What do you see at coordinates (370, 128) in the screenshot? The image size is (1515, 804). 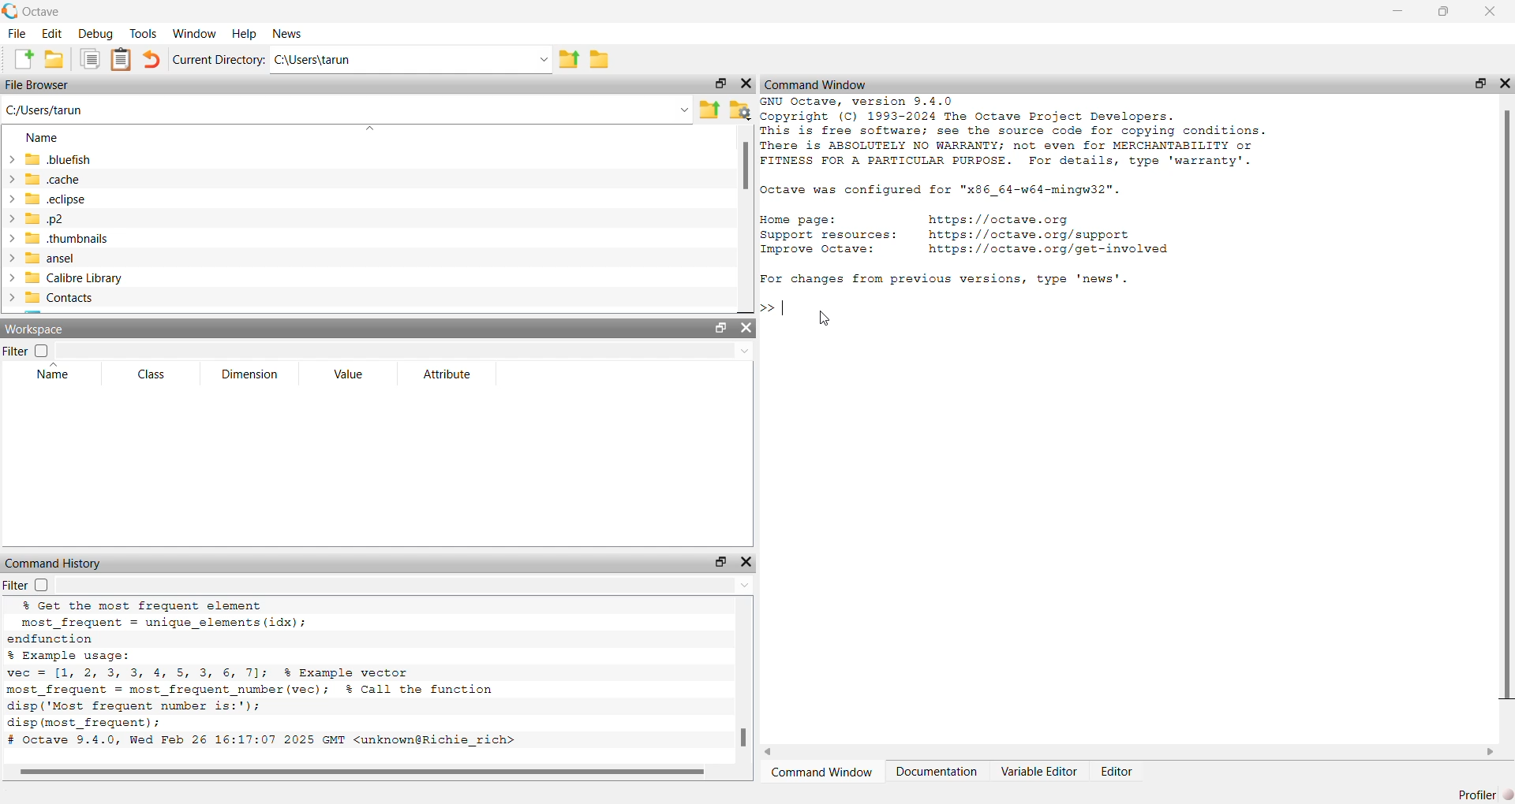 I see `arrange` at bounding box center [370, 128].